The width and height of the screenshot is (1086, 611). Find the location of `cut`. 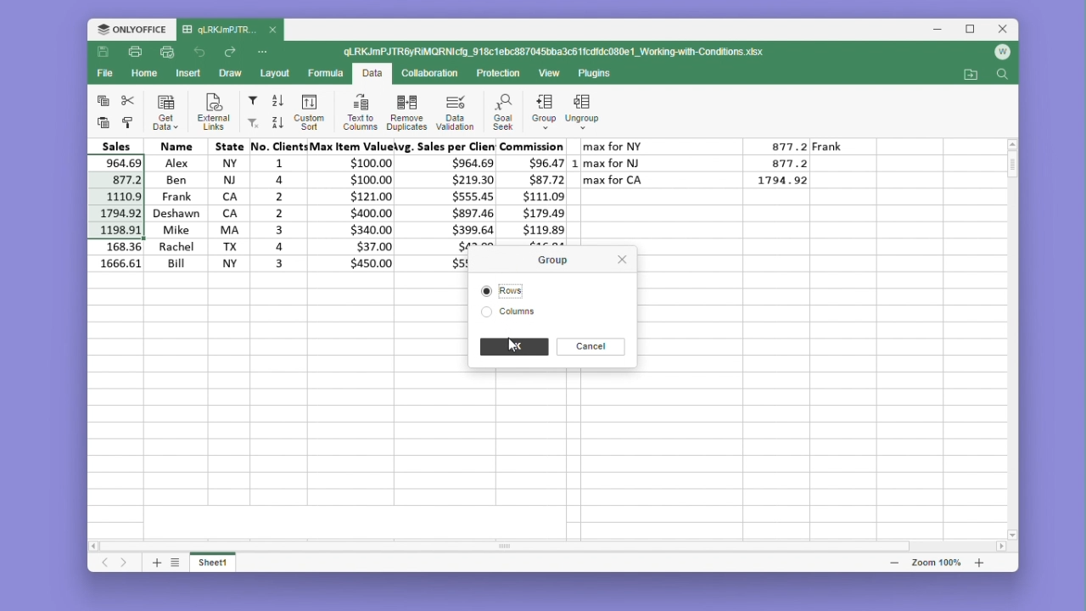

cut is located at coordinates (128, 100).